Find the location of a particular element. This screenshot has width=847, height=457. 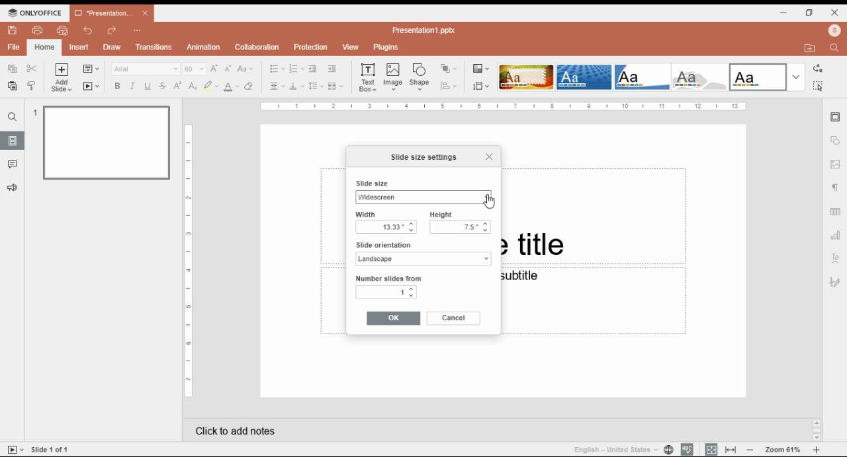

more slide theme options is located at coordinates (796, 77).